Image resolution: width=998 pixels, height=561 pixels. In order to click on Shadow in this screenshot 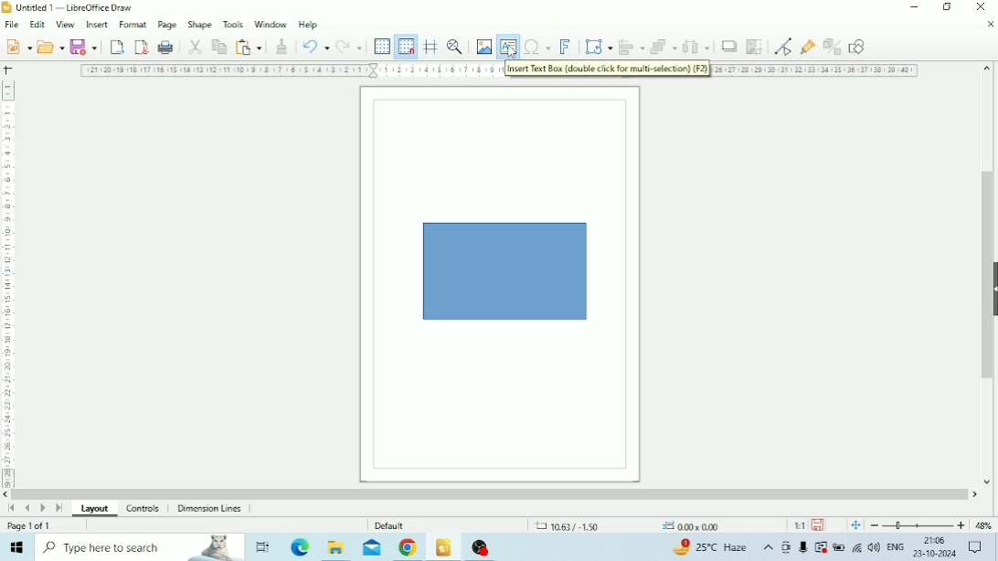, I will do `click(730, 46)`.